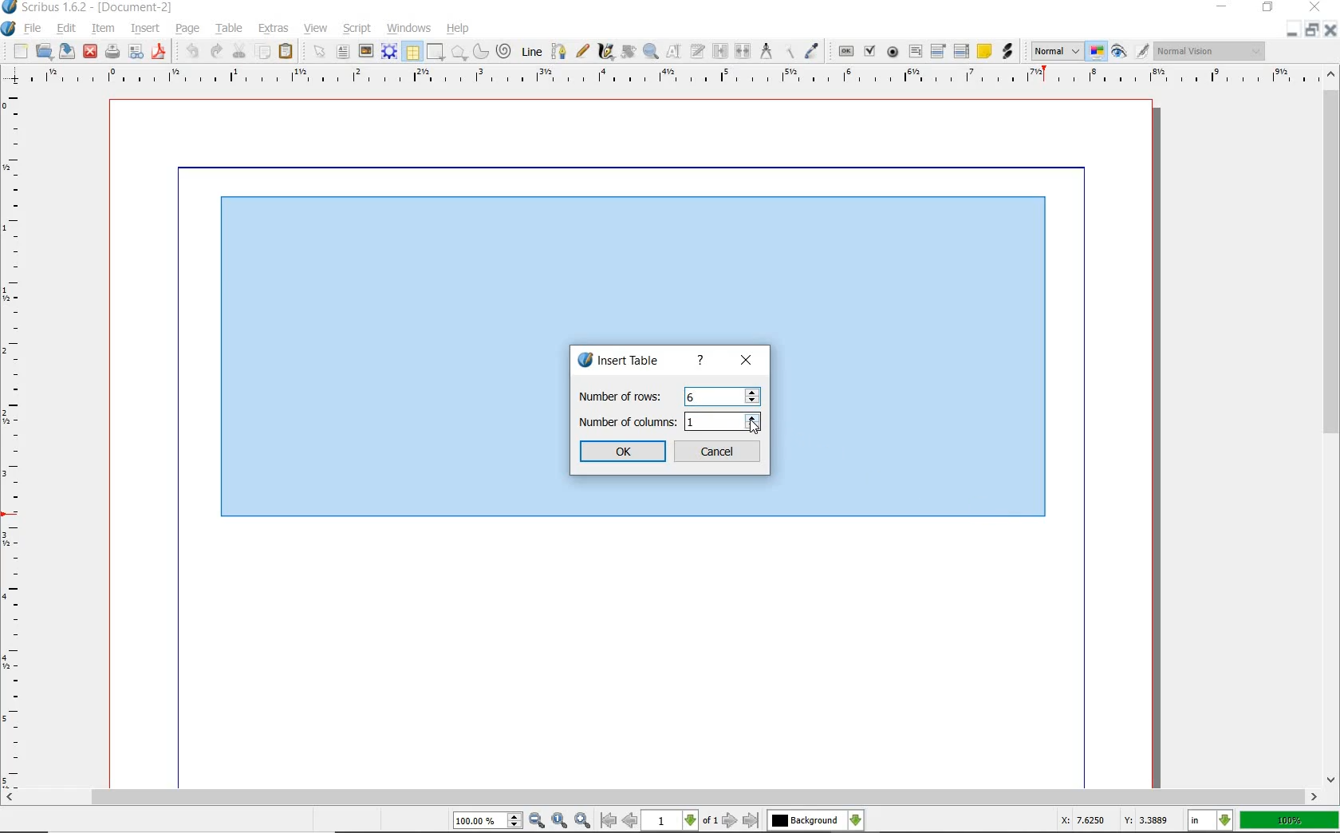 This screenshot has height=833, width=1340. What do you see at coordinates (815, 822) in the screenshot?
I see `select the current layer` at bounding box center [815, 822].